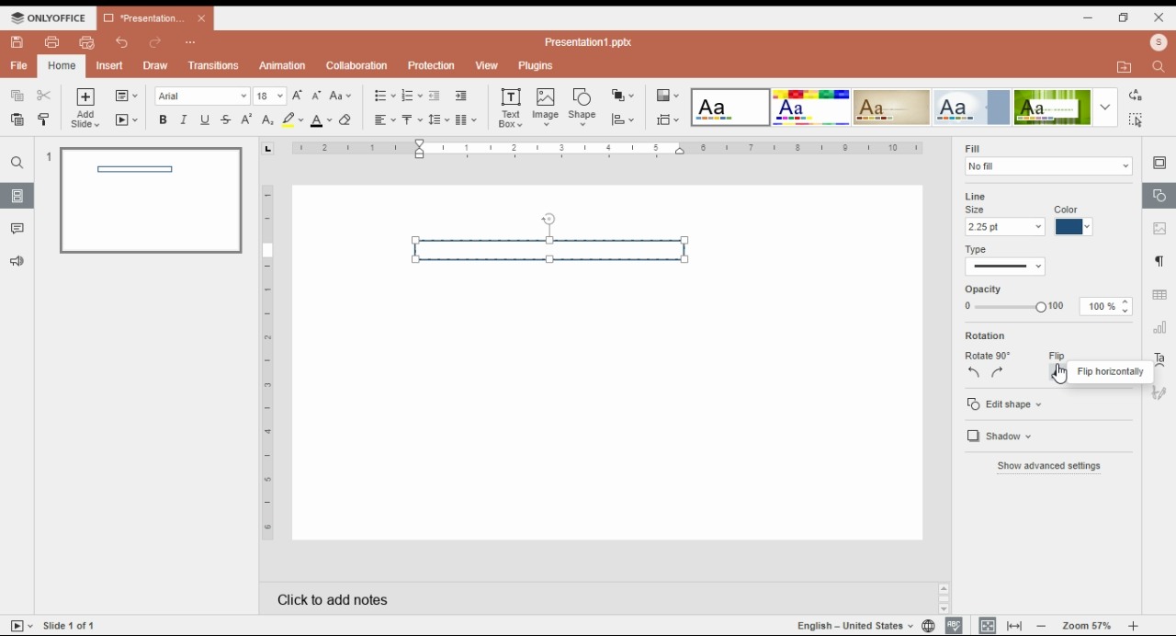 The image size is (1176, 636). I want to click on text art settings, so click(1159, 359).